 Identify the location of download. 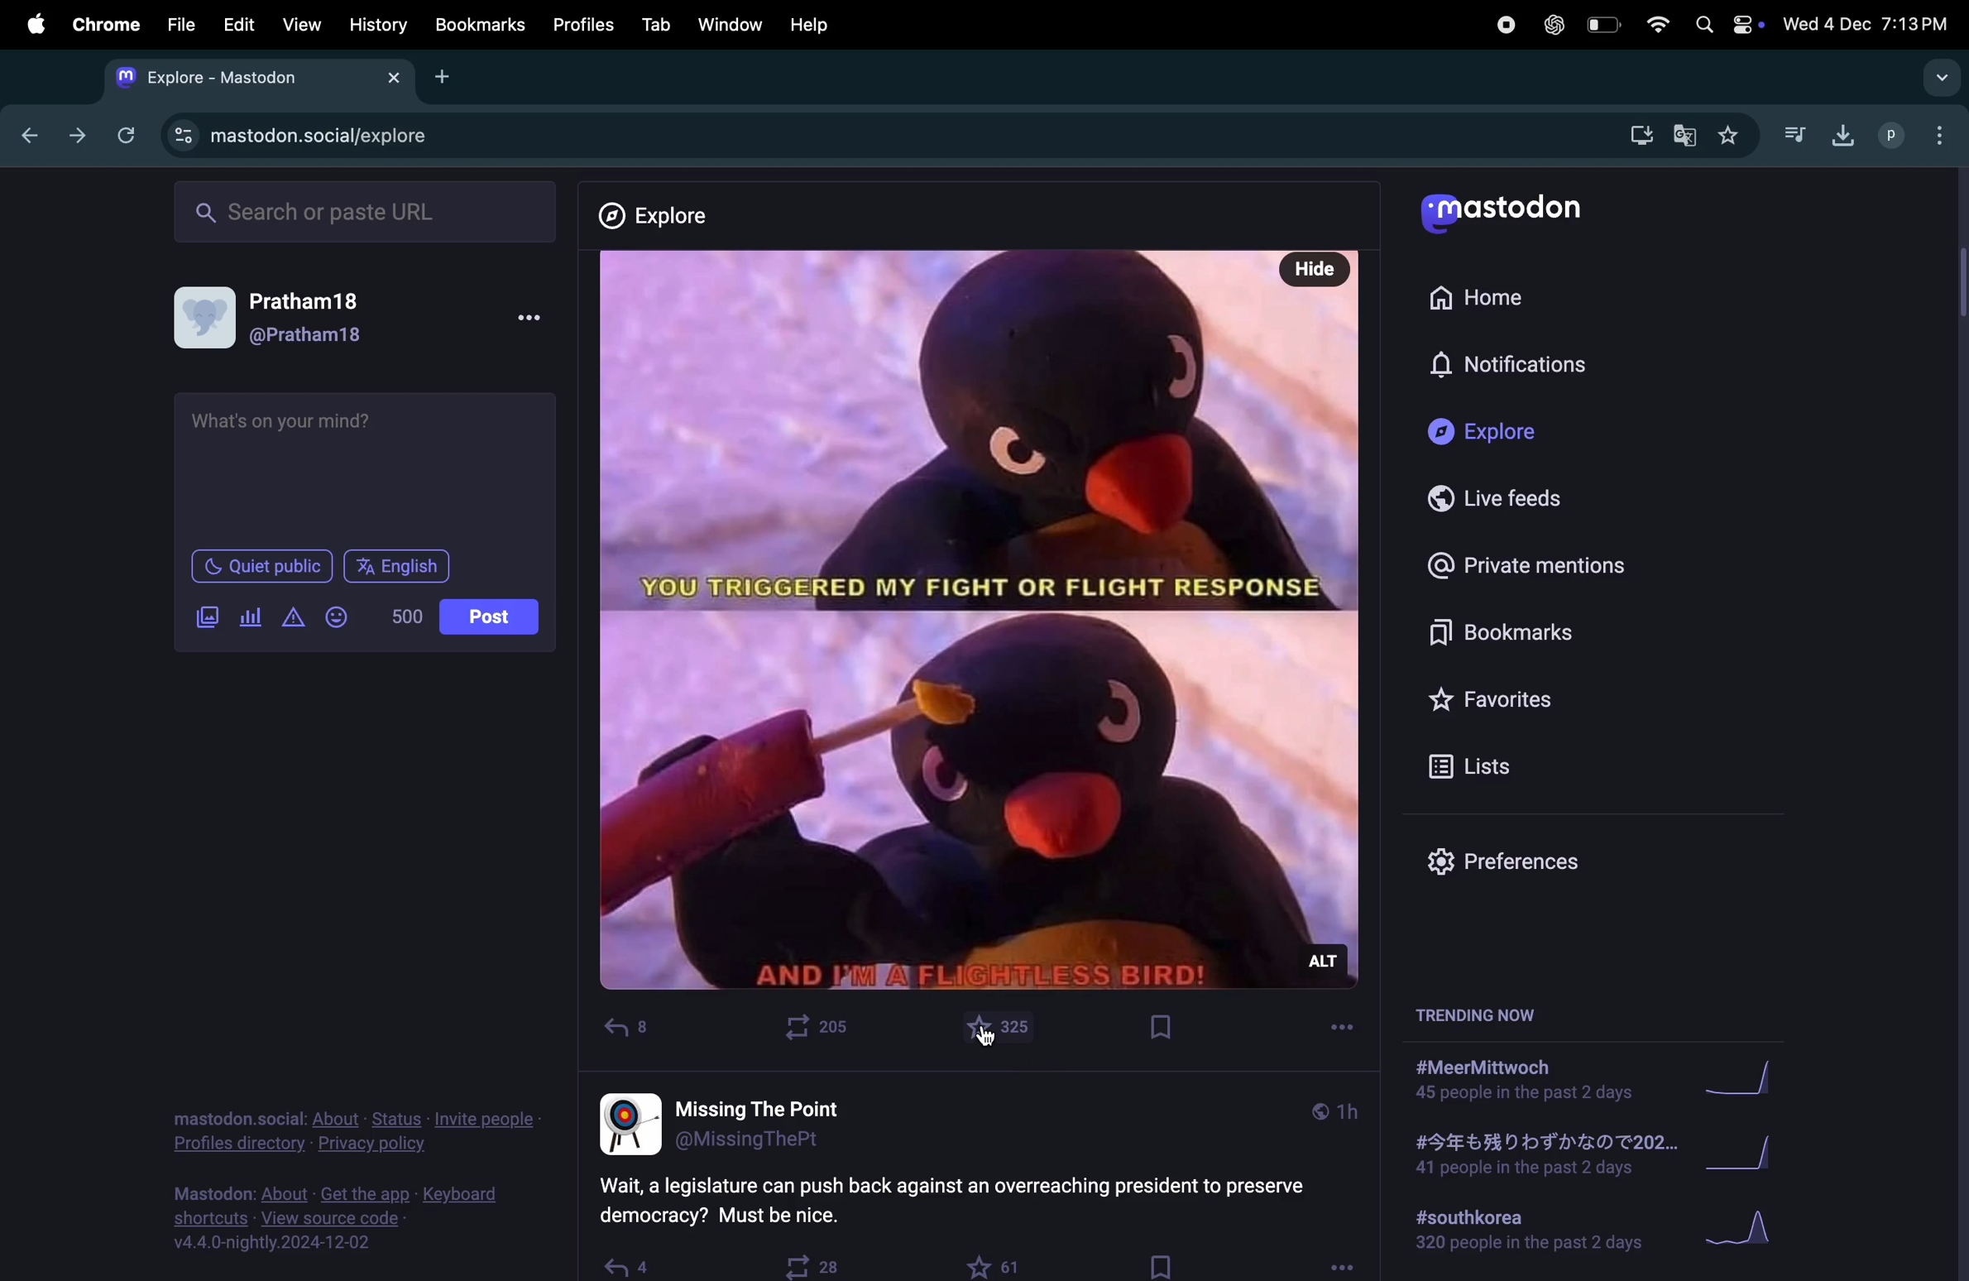
(1635, 132).